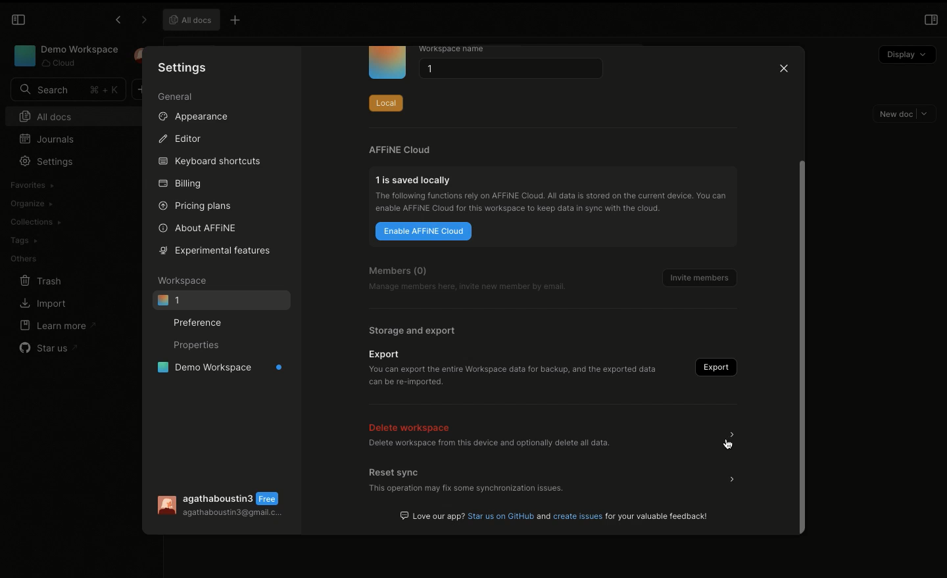 Image resolution: width=947 pixels, height=578 pixels. Describe the element at coordinates (694, 275) in the screenshot. I see `Invite members` at that location.